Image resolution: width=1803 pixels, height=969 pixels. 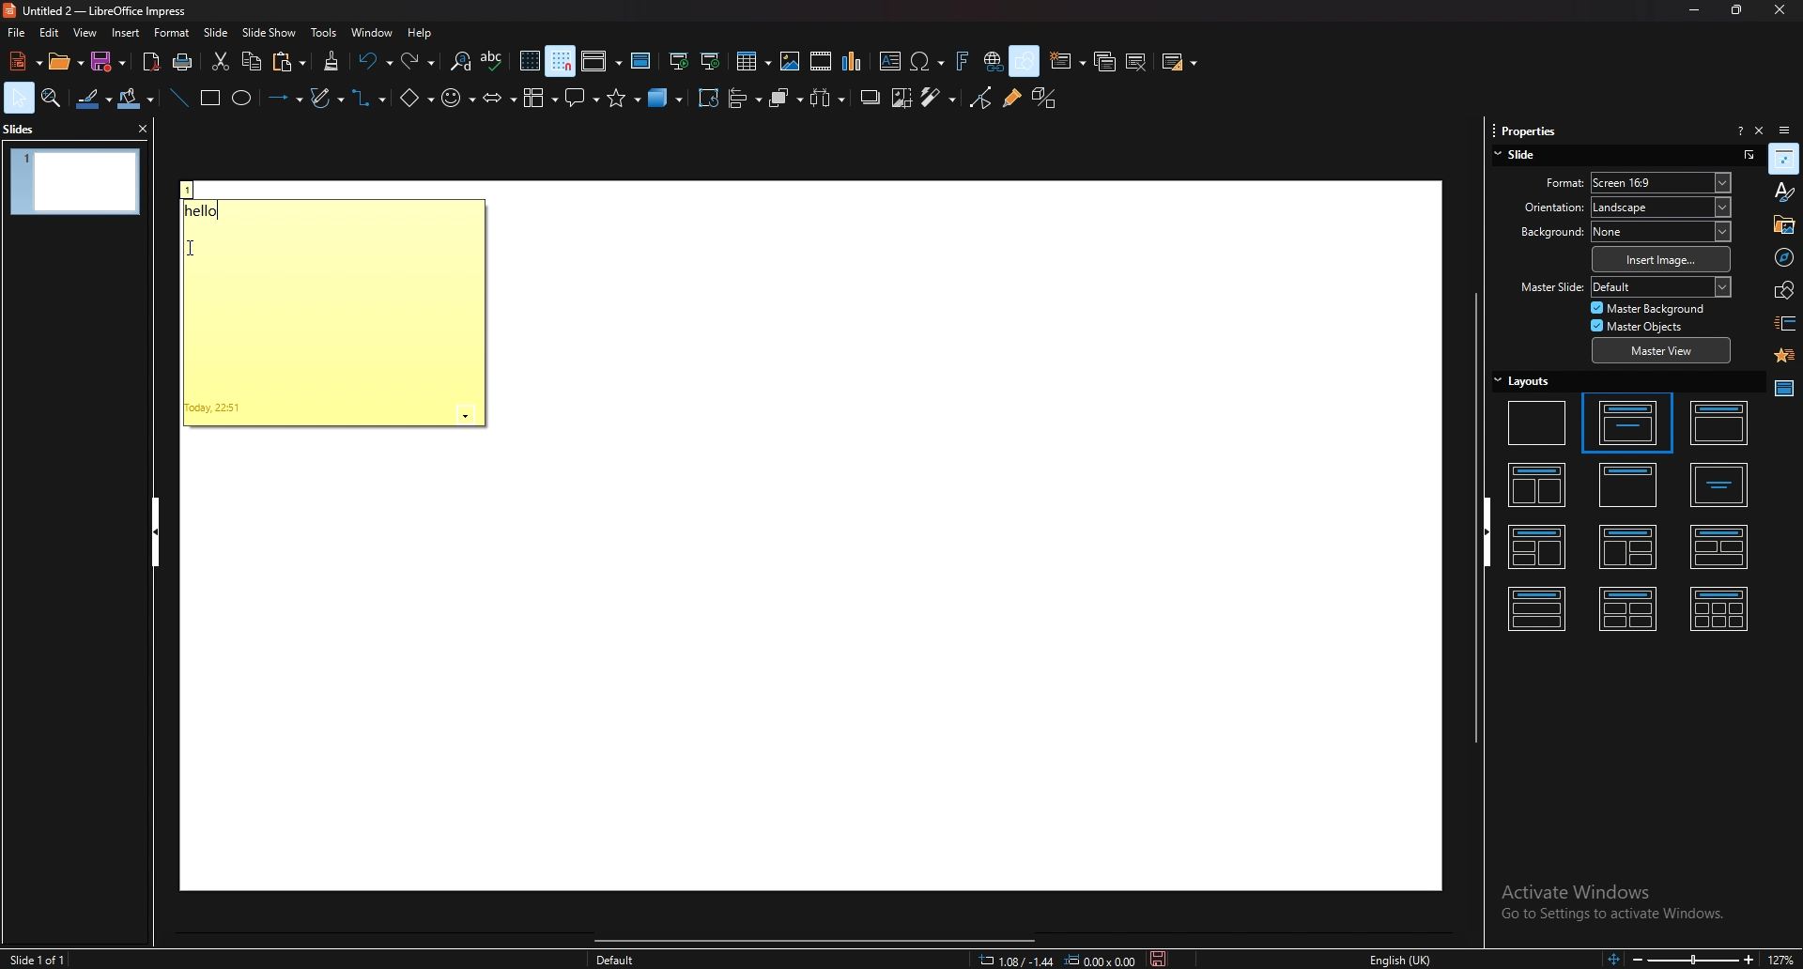 What do you see at coordinates (1783, 290) in the screenshot?
I see `shapes` at bounding box center [1783, 290].